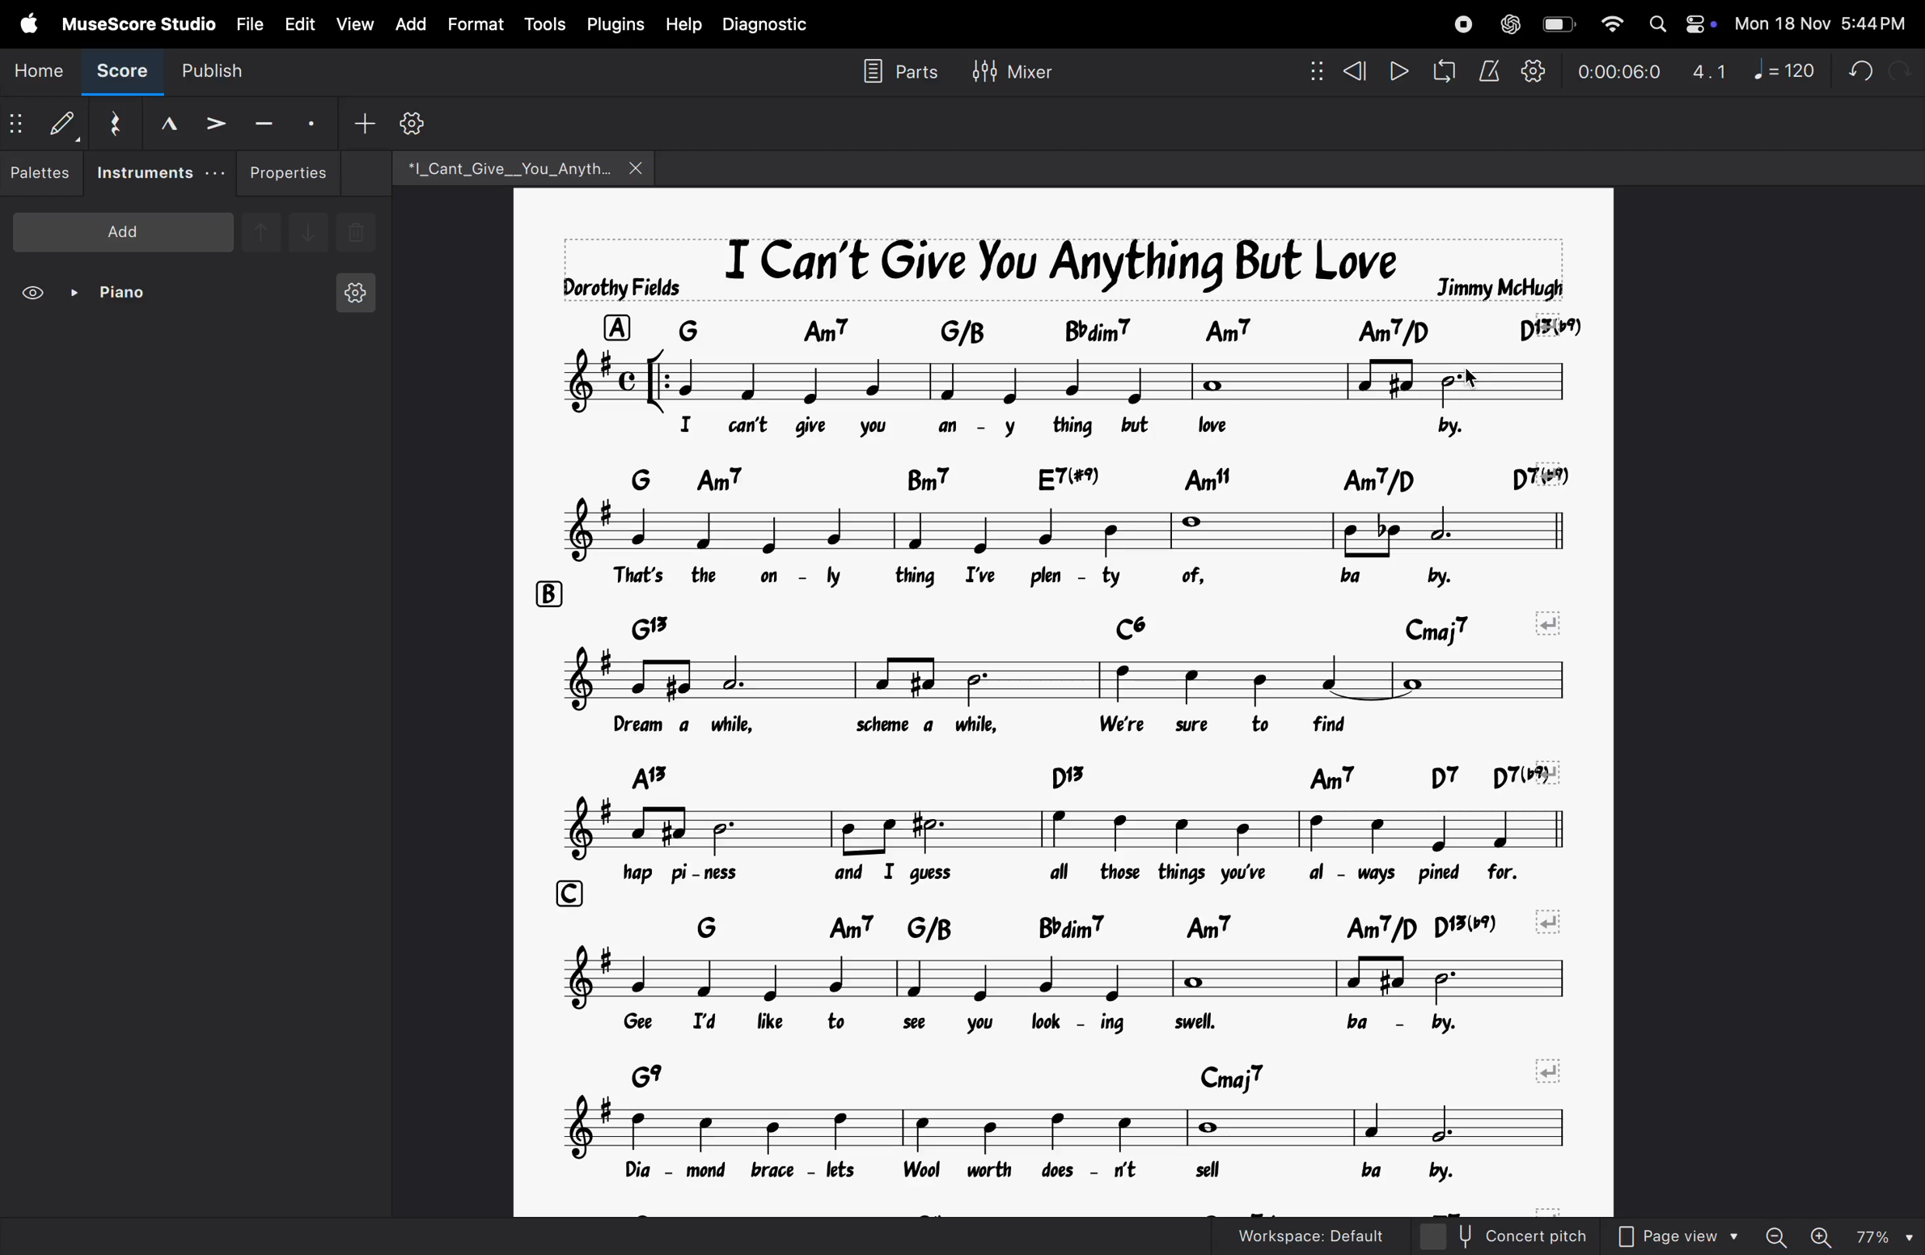 The height and width of the screenshot is (1255, 1925). I want to click on chord notes, so click(1102, 627).